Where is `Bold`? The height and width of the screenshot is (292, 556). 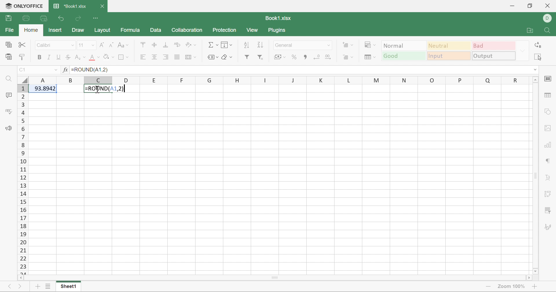 Bold is located at coordinates (40, 57).